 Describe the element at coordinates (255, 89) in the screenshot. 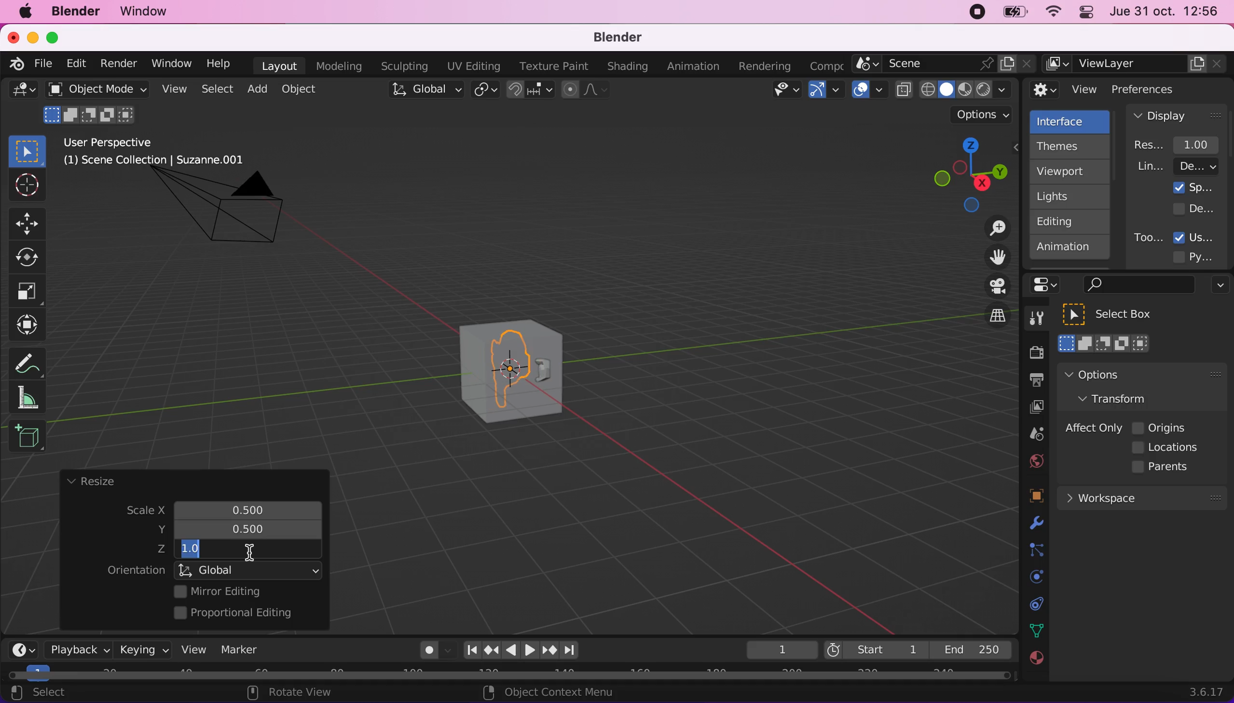

I see `add` at that location.